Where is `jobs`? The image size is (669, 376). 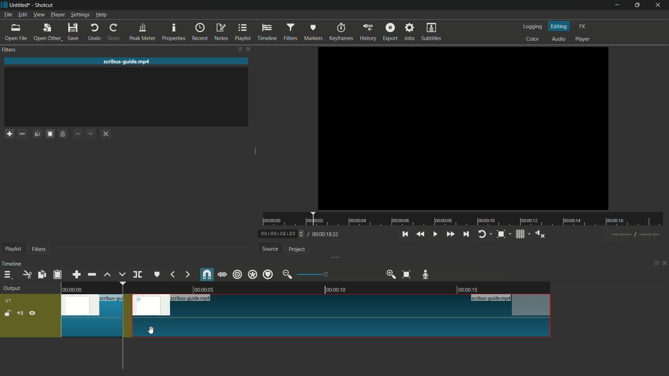 jobs is located at coordinates (410, 31).